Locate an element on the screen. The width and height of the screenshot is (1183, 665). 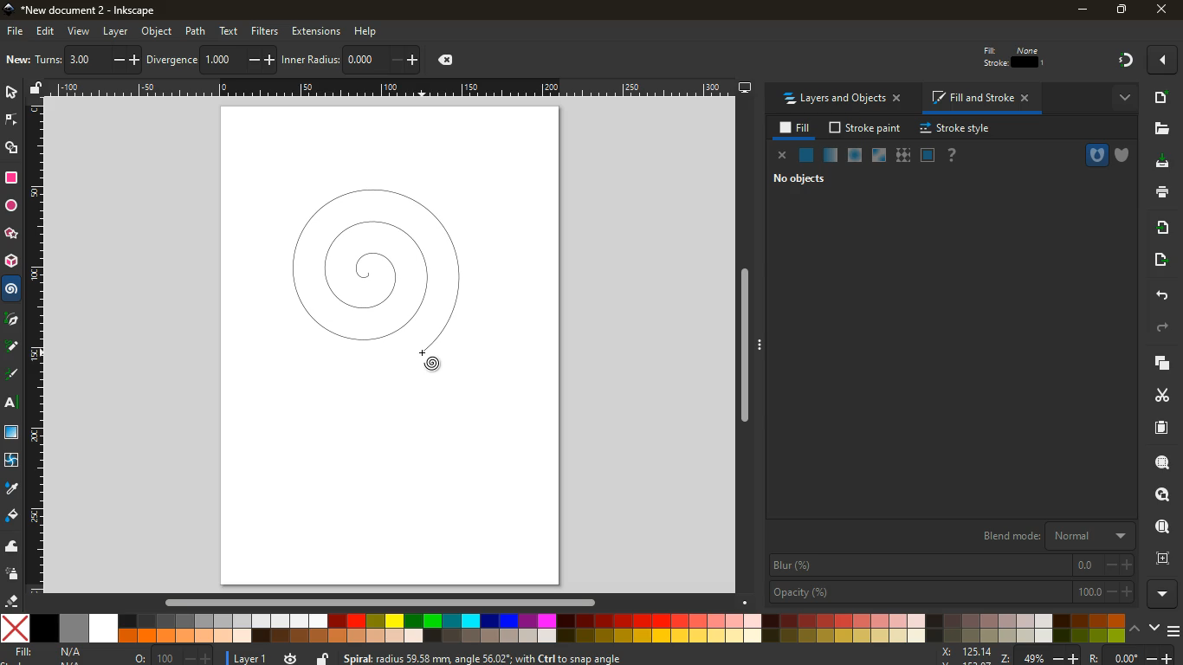
select is located at coordinates (126, 61).